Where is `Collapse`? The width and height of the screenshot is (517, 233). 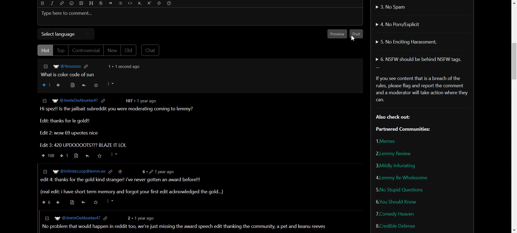 Collapse is located at coordinates (46, 66).